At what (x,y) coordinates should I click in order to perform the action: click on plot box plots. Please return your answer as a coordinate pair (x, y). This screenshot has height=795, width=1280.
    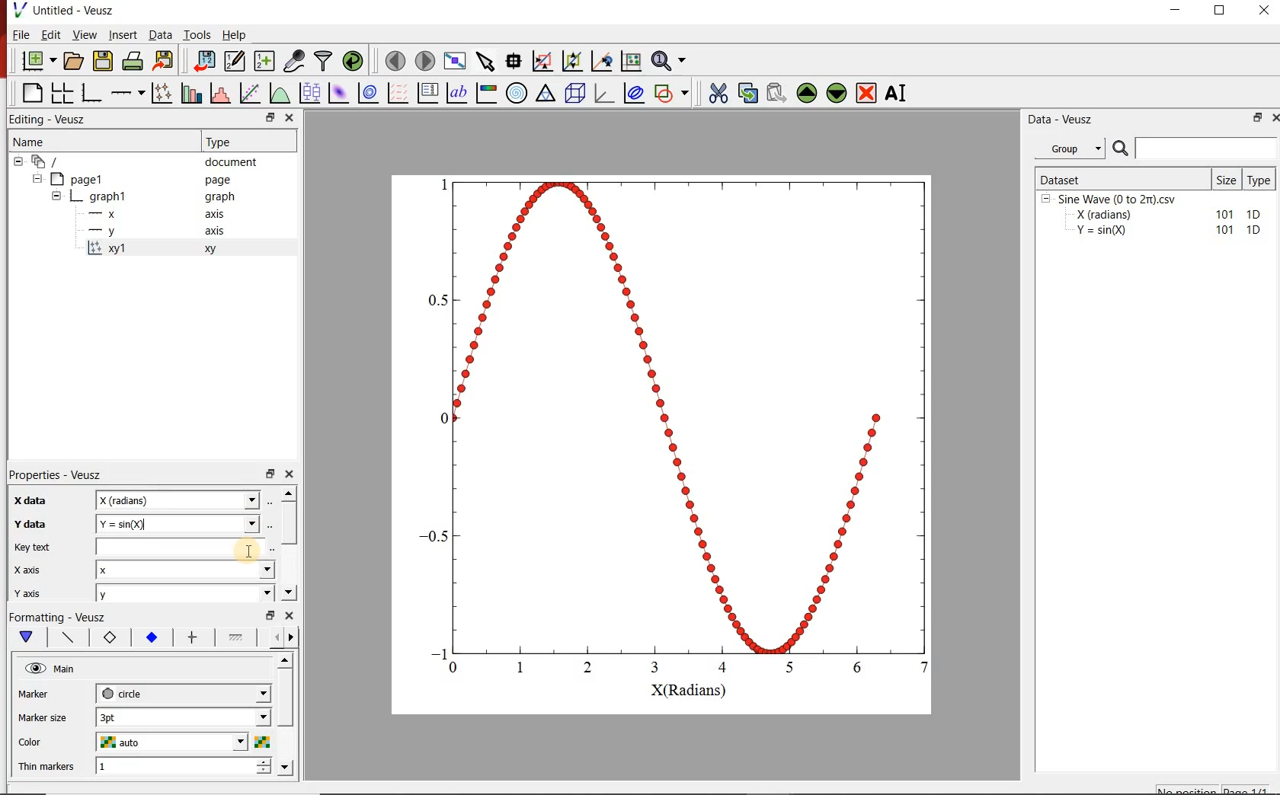
    Looking at the image, I should click on (311, 94).